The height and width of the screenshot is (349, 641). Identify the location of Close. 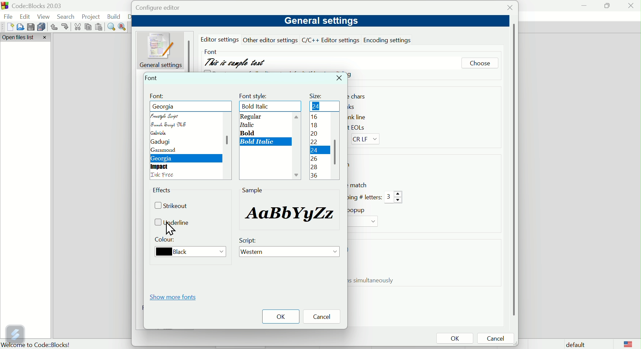
(340, 78).